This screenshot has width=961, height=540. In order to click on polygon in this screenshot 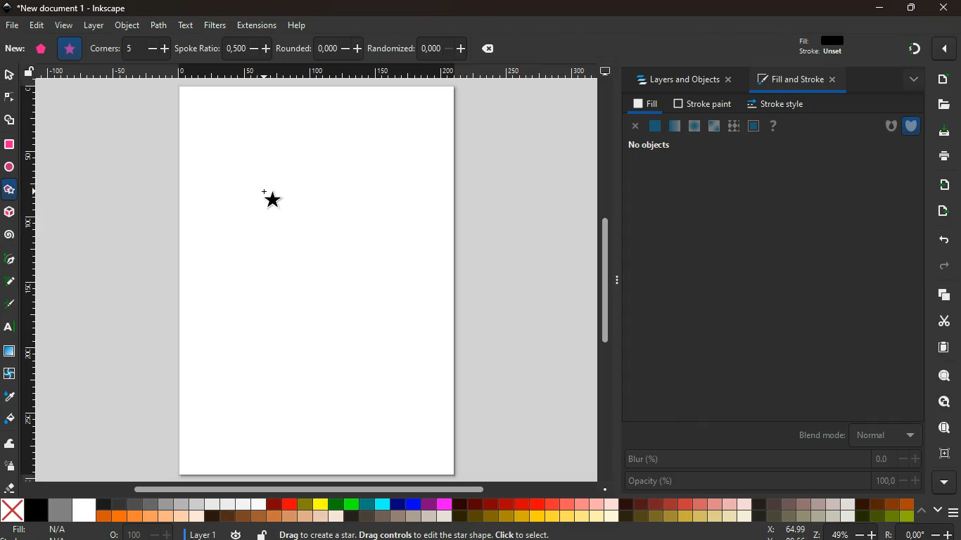, I will do `click(42, 50)`.